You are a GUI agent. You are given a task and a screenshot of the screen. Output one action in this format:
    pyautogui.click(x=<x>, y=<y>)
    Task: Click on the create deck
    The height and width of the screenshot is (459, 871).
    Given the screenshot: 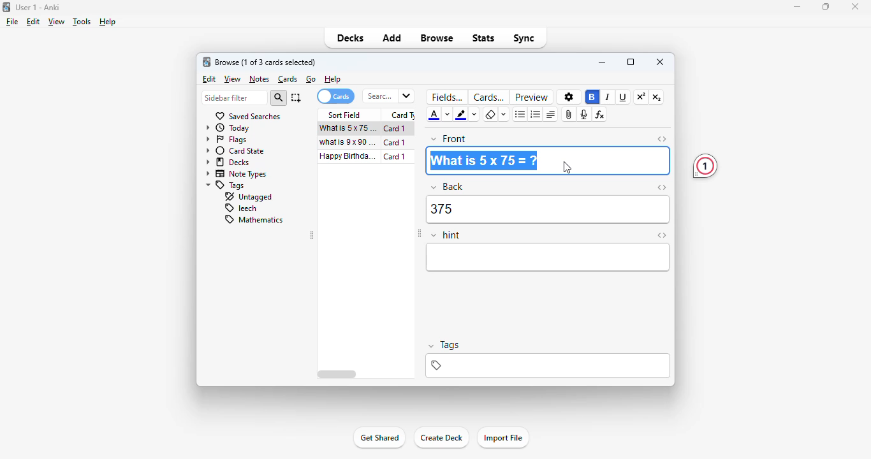 What is the action you would take?
    pyautogui.click(x=441, y=438)
    